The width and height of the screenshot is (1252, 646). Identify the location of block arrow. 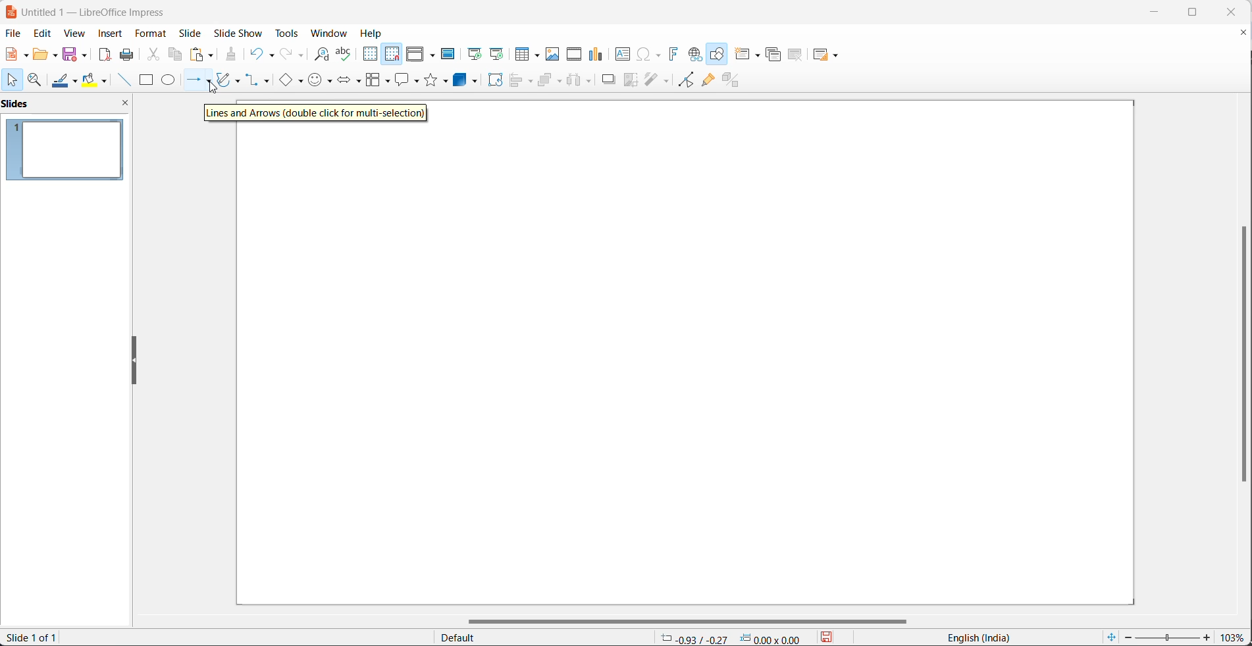
(346, 82).